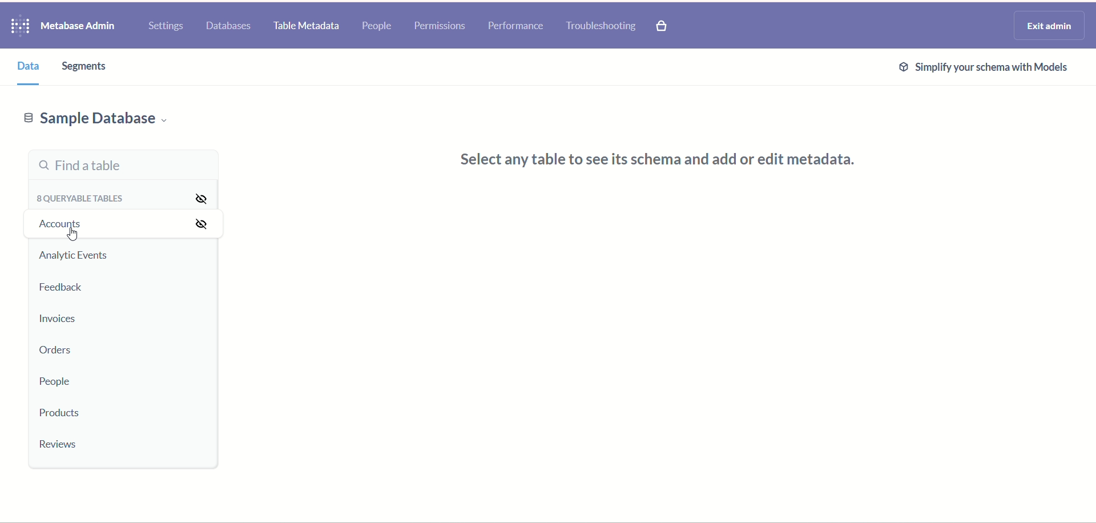 This screenshot has height=523, width=1096. What do you see at coordinates (203, 211) in the screenshot?
I see `visibility` at bounding box center [203, 211].